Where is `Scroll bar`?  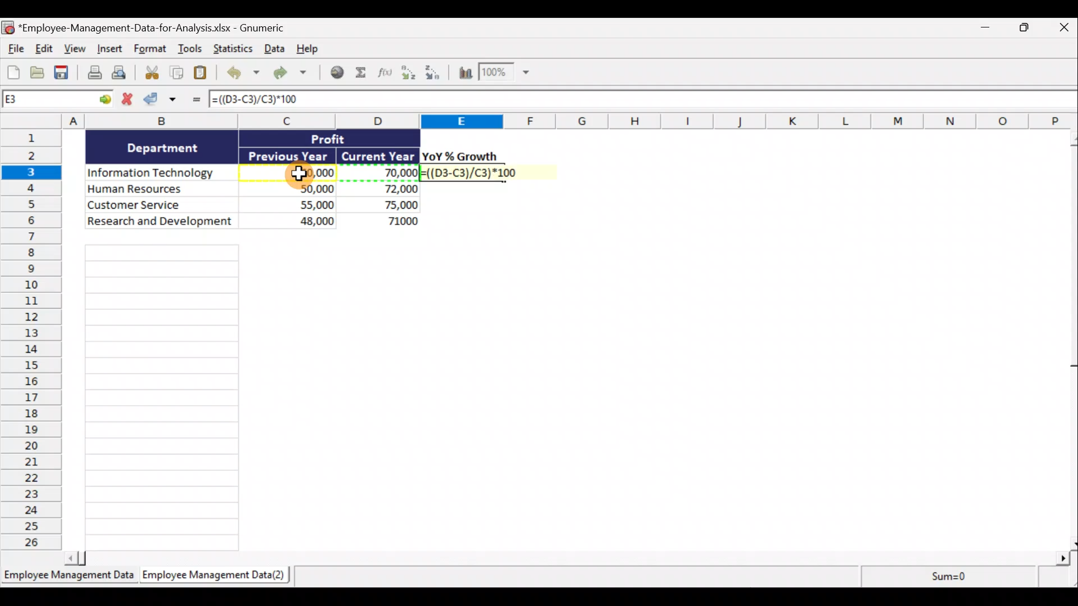 Scroll bar is located at coordinates (567, 560).